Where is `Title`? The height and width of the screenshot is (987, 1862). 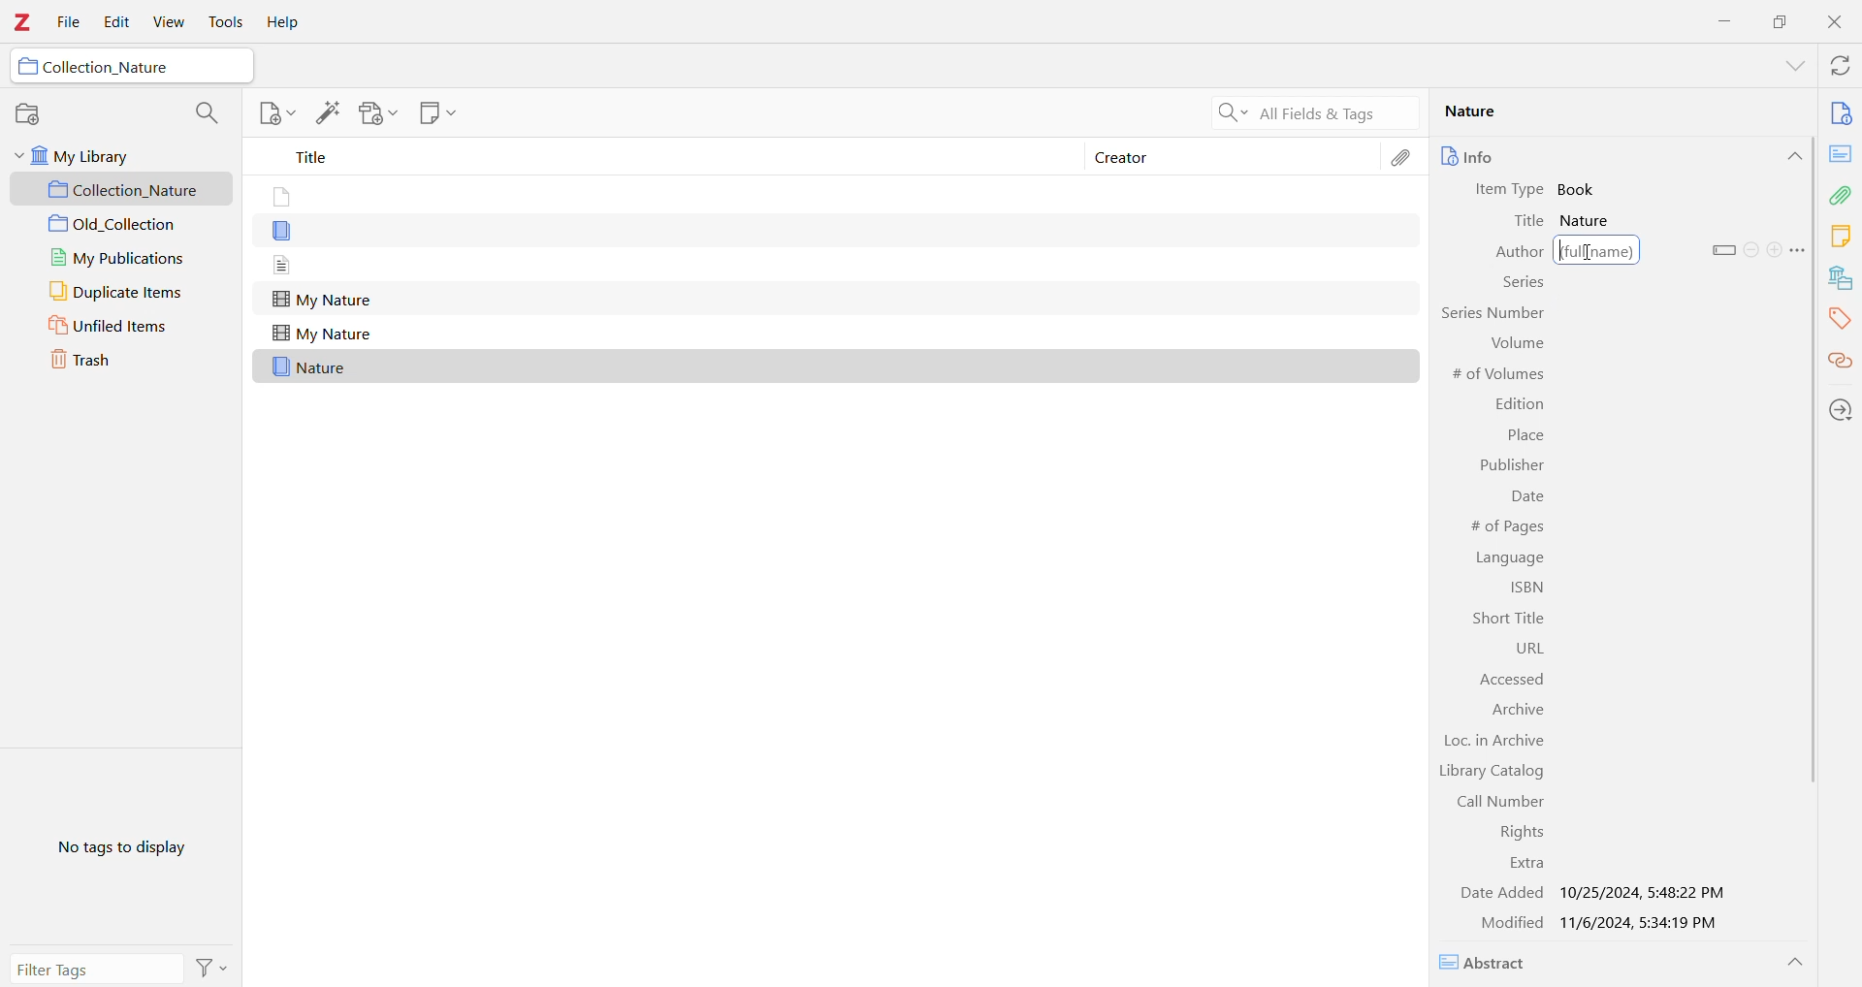 Title is located at coordinates (659, 156).